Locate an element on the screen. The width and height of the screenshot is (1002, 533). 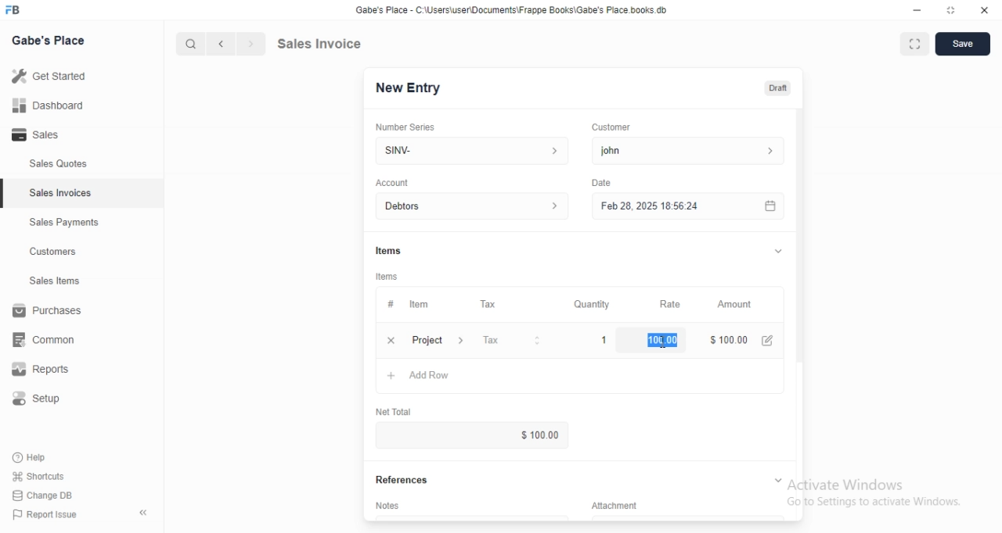
Save is located at coordinates (963, 45).